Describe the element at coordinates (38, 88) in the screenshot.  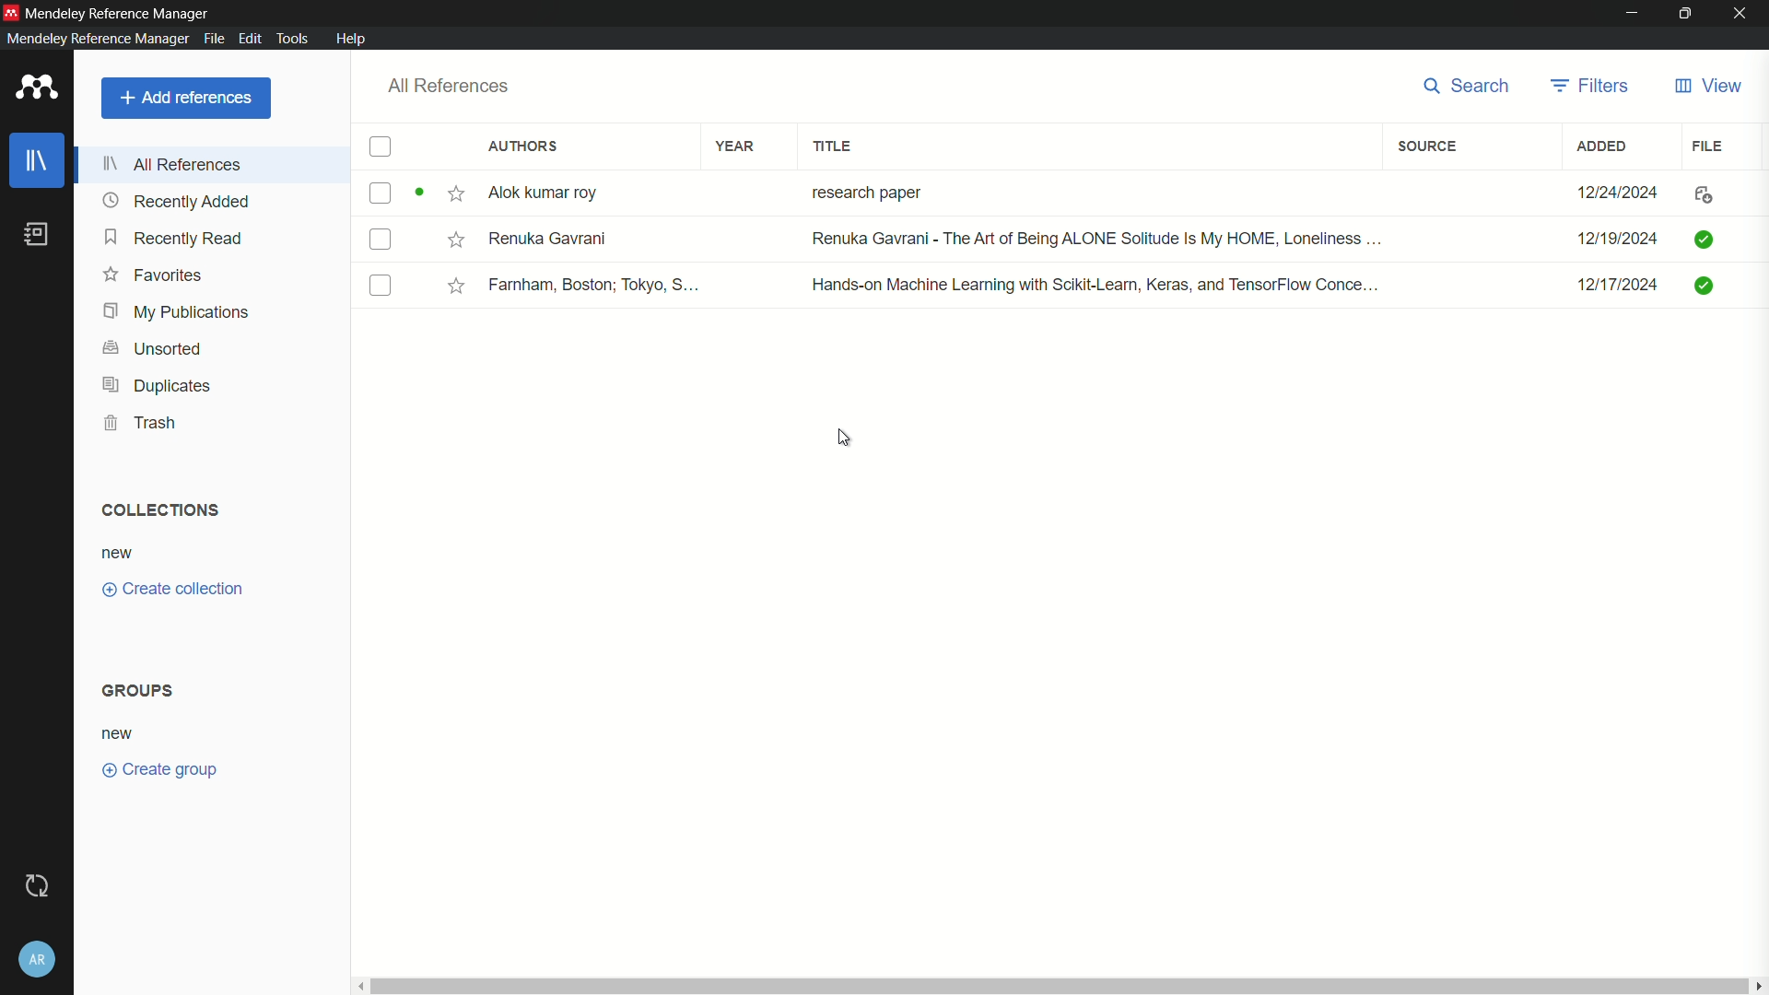
I see `app icon` at that location.